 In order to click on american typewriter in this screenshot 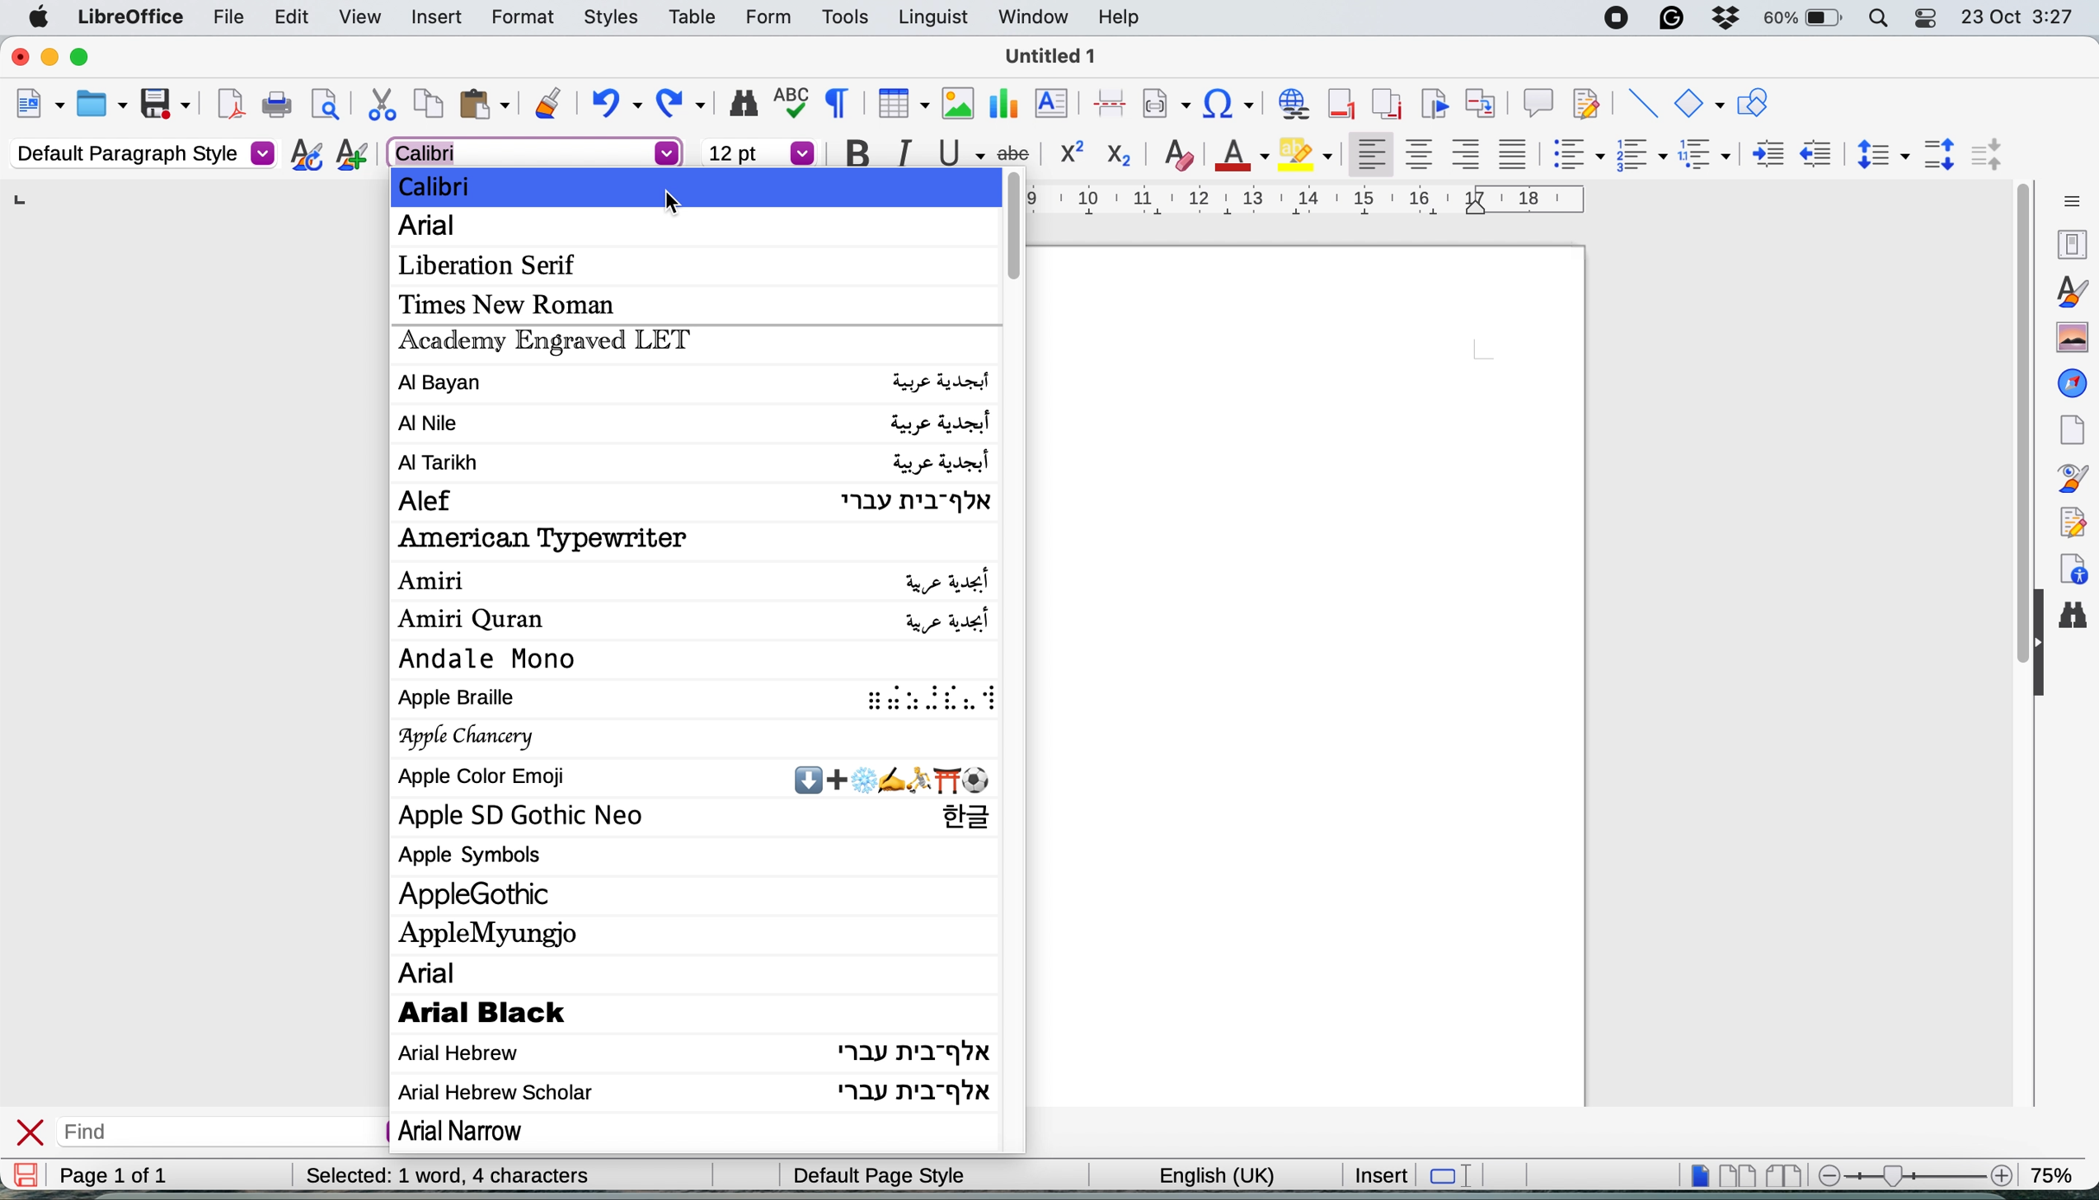, I will do `click(544, 539)`.